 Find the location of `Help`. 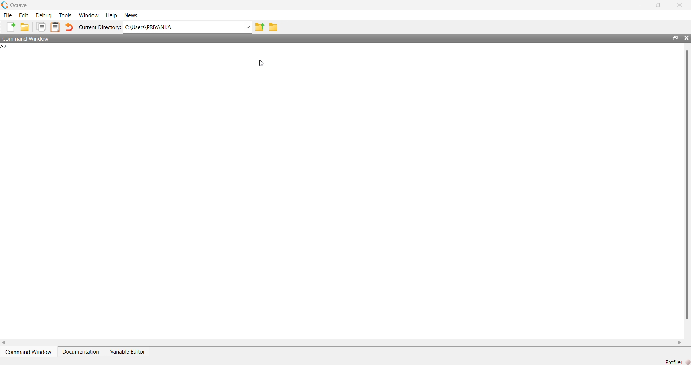

Help is located at coordinates (112, 15).